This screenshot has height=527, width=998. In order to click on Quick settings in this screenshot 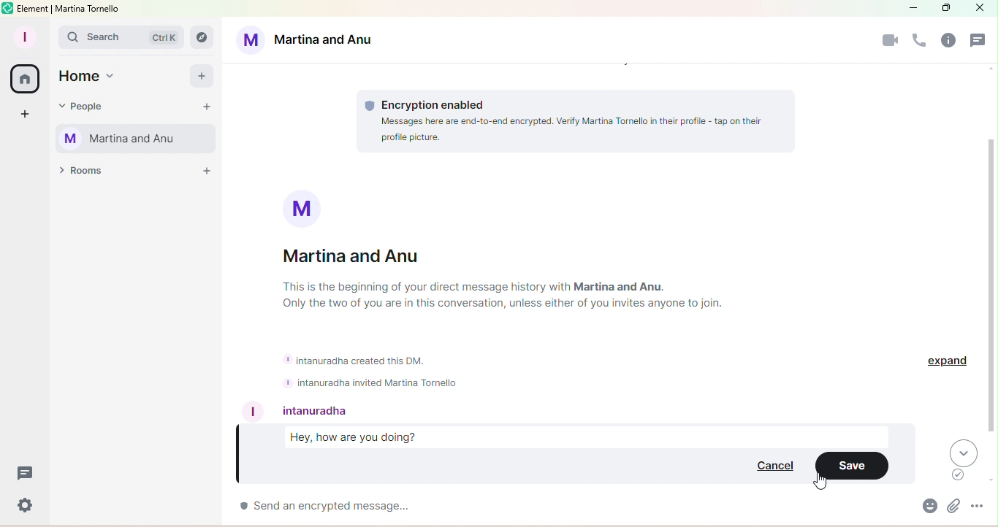, I will do `click(22, 507)`.